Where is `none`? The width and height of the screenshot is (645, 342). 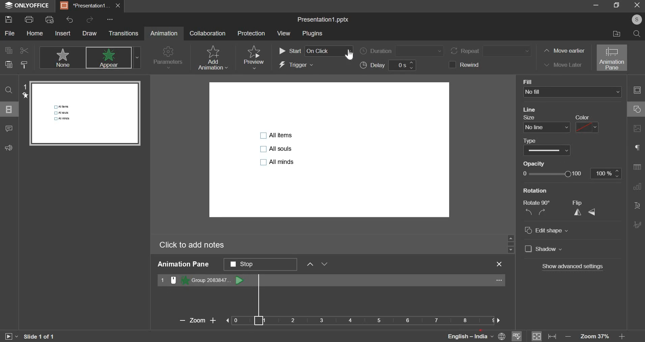
none is located at coordinates (62, 57).